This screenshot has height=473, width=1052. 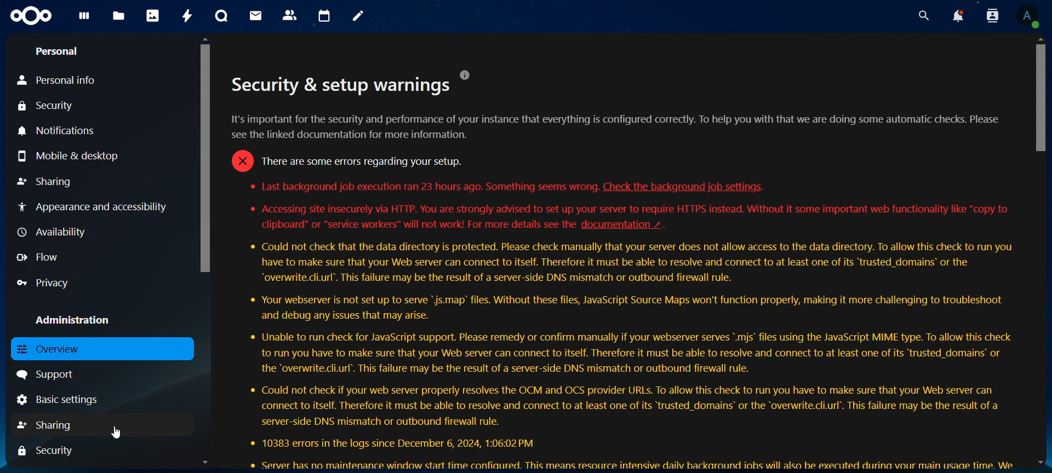 I want to click on availability, so click(x=53, y=232).